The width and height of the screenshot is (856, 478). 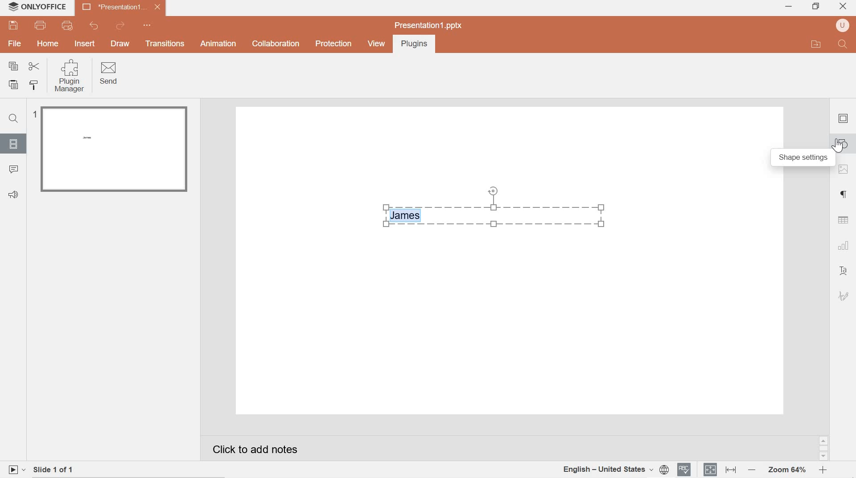 What do you see at coordinates (375, 44) in the screenshot?
I see `view` at bounding box center [375, 44].